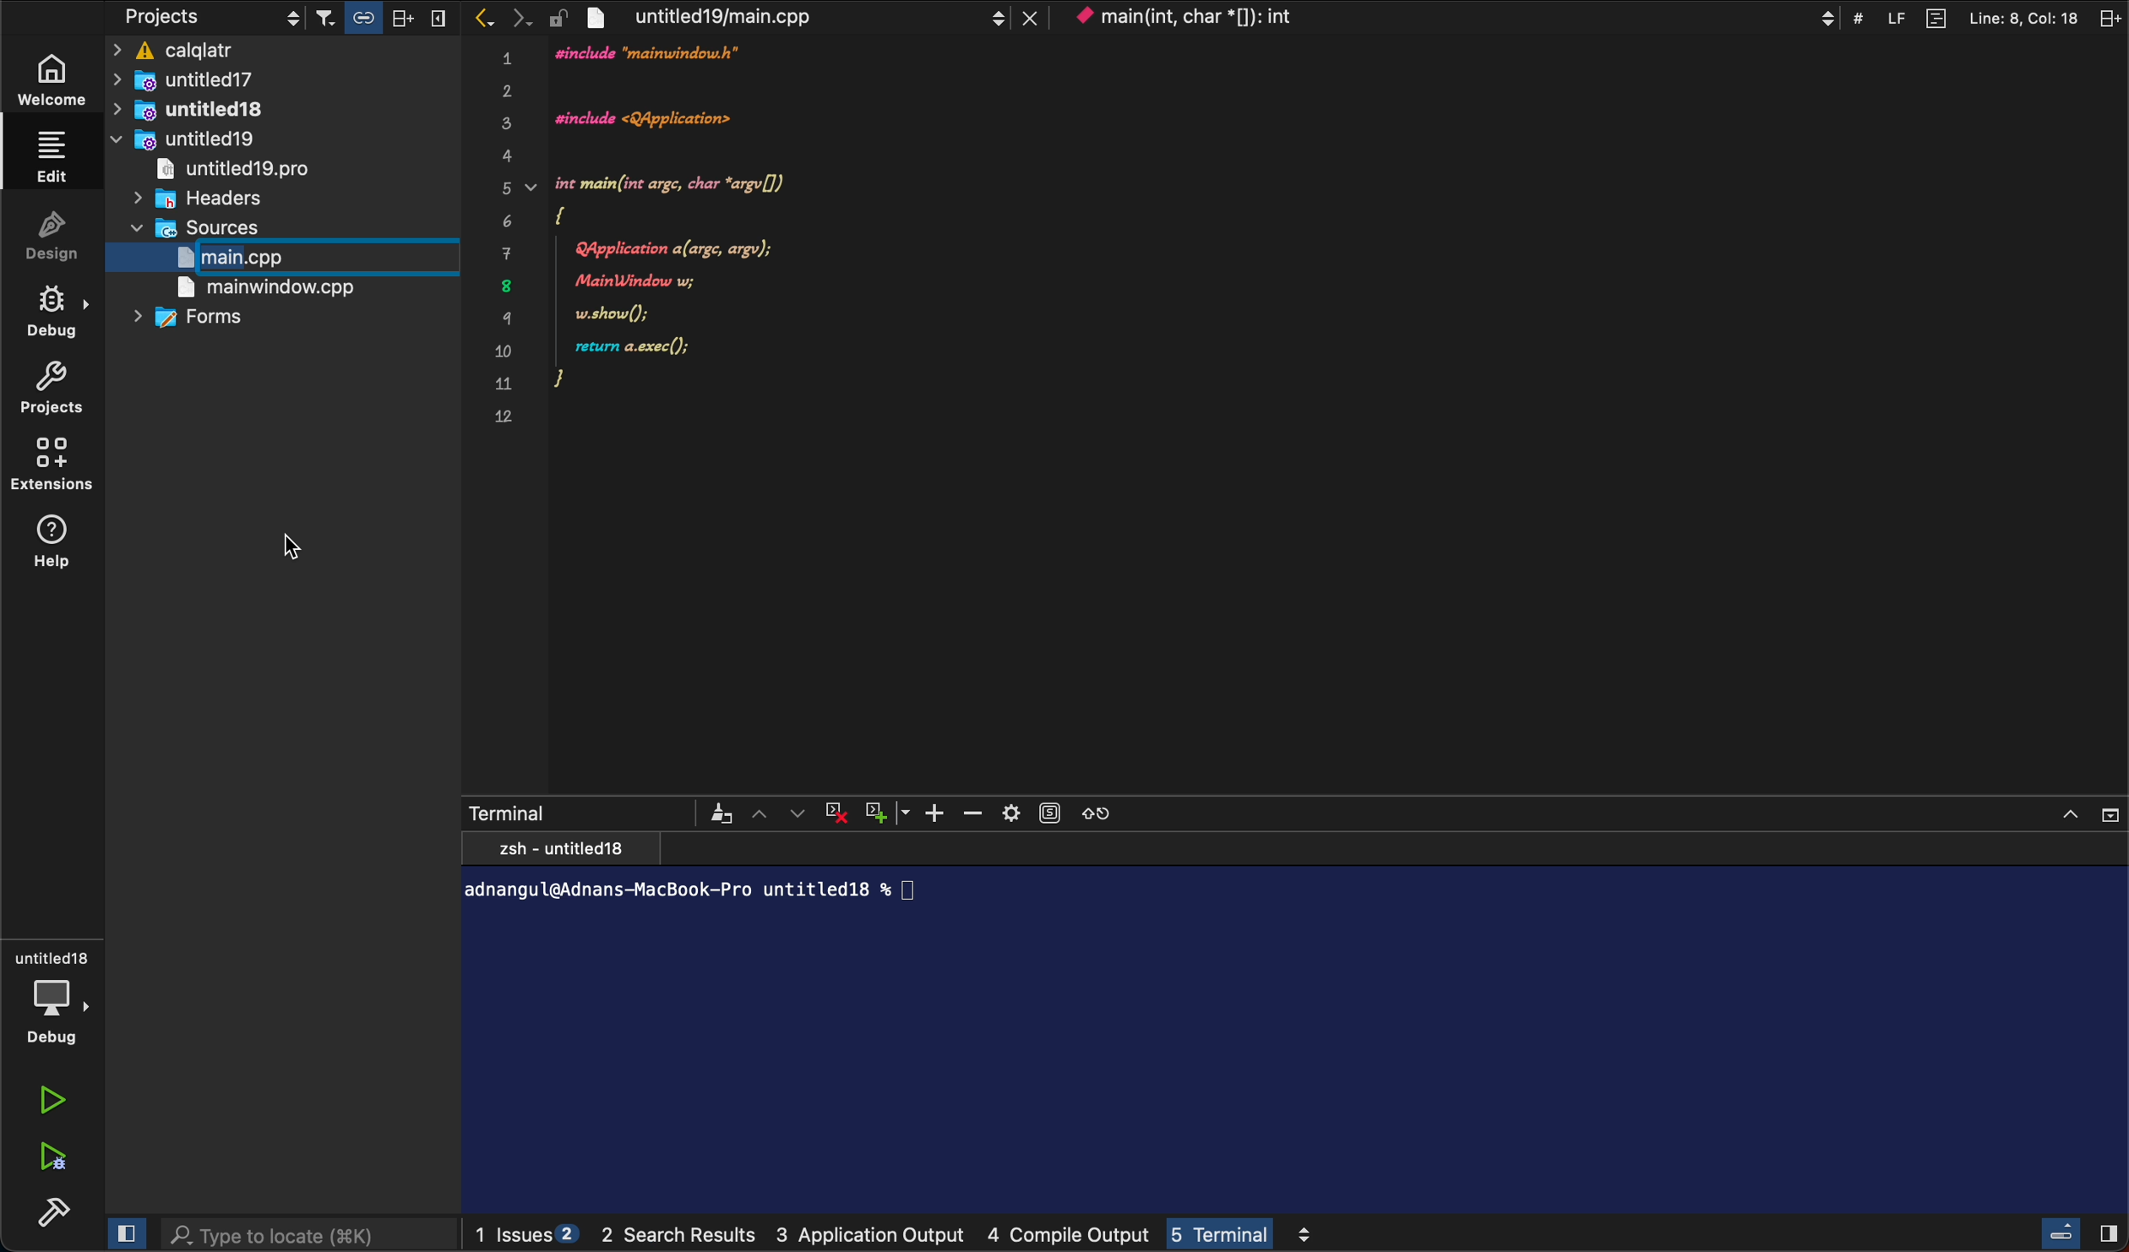  What do you see at coordinates (499, 18) in the screenshot?
I see `arrows` at bounding box center [499, 18].